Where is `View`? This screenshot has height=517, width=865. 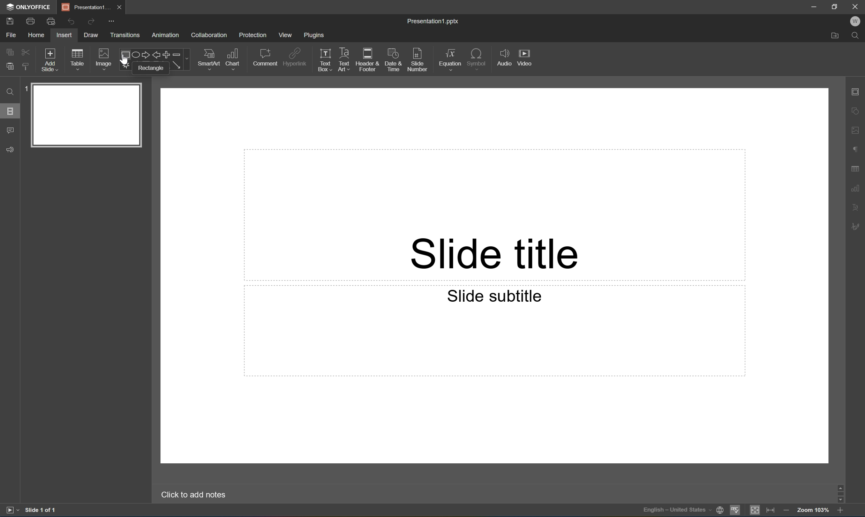 View is located at coordinates (286, 35).